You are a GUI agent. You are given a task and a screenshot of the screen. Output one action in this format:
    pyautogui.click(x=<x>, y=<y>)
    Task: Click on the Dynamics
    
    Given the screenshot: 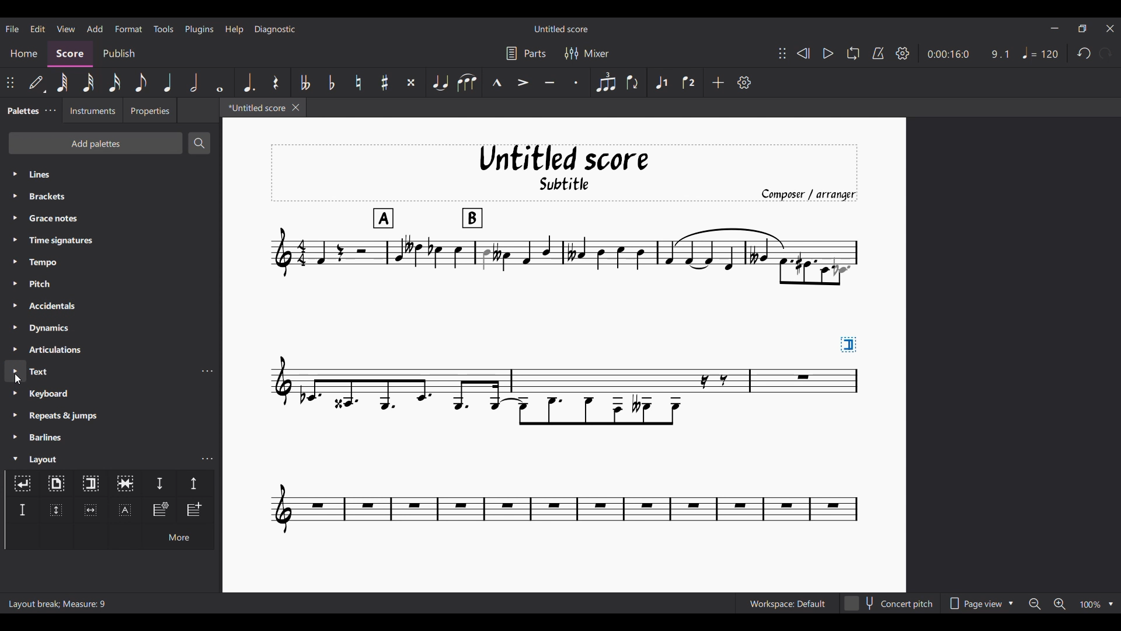 What is the action you would take?
    pyautogui.click(x=111, y=328)
    